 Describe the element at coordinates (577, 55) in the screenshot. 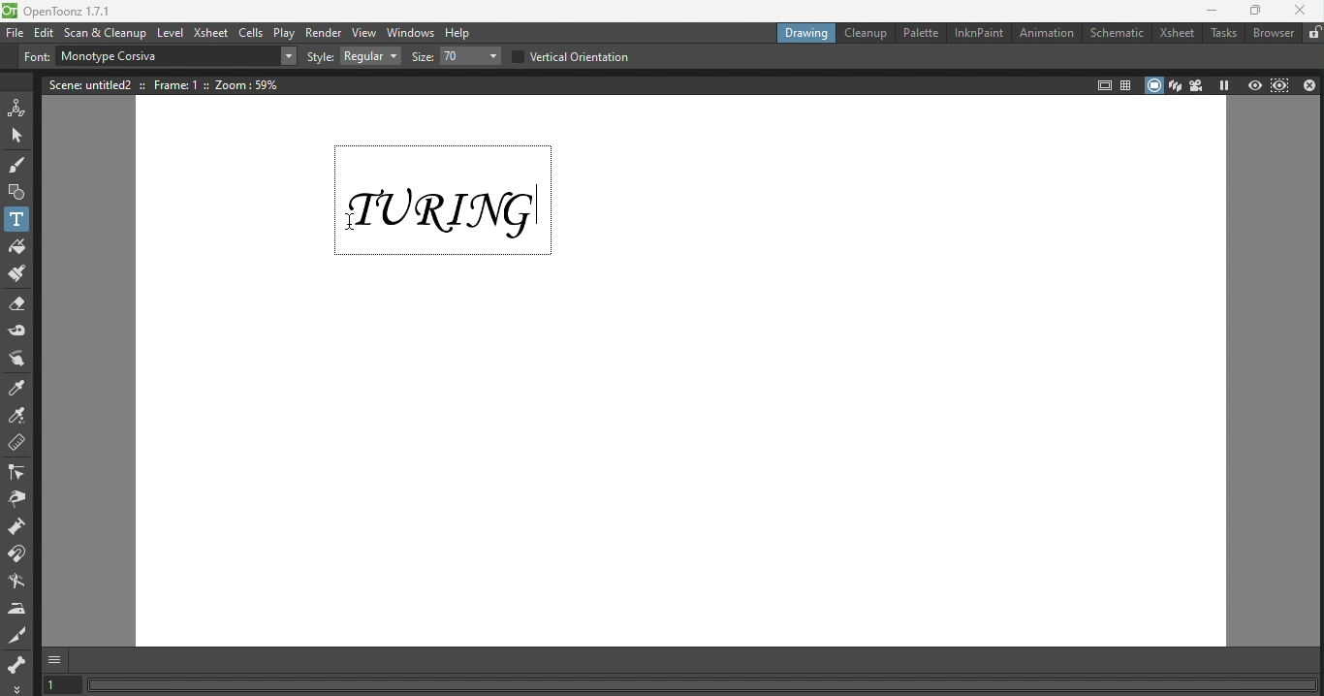

I see `Vertical orientation` at that location.